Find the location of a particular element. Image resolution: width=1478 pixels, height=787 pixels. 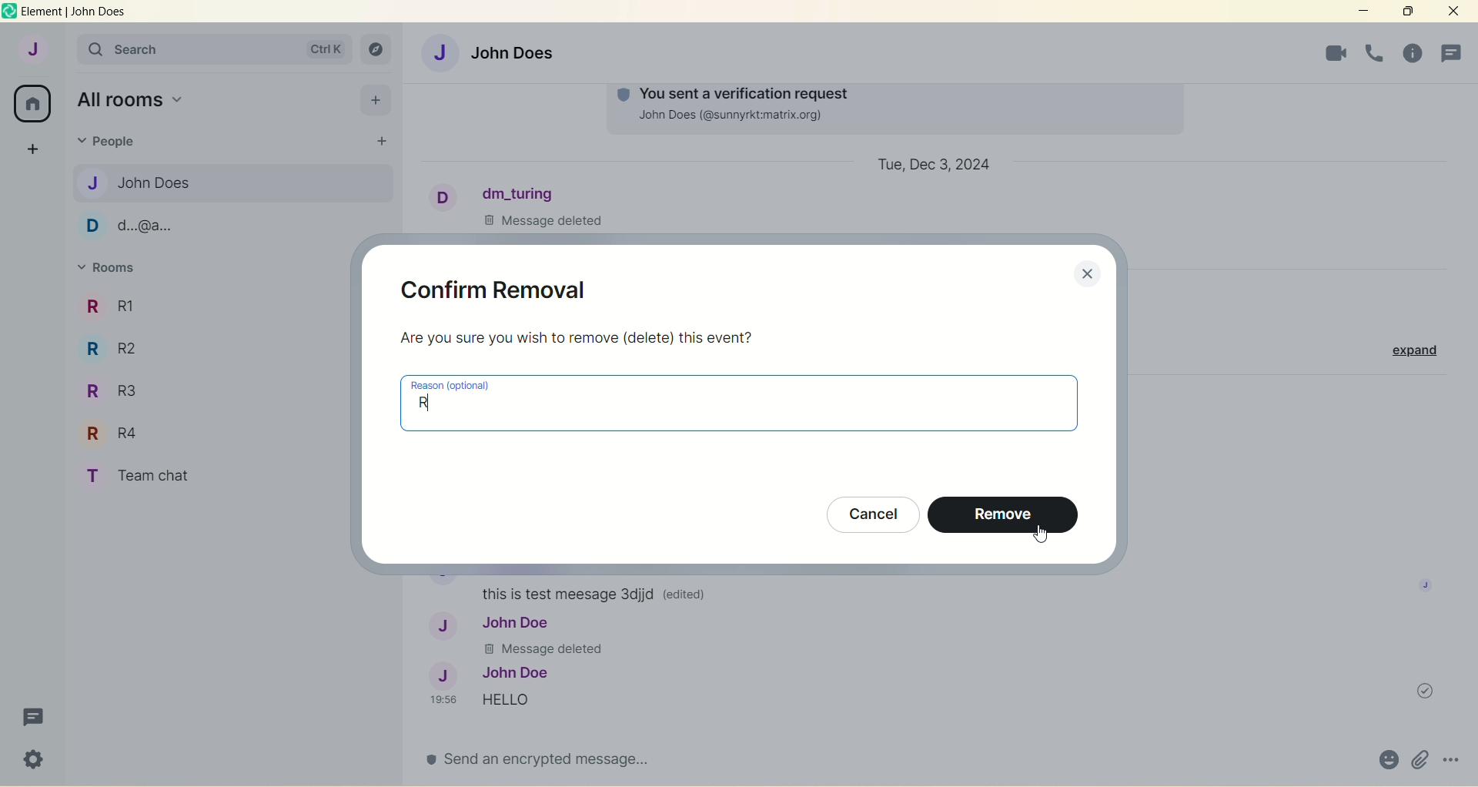

R1 is located at coordinates (133, 301).